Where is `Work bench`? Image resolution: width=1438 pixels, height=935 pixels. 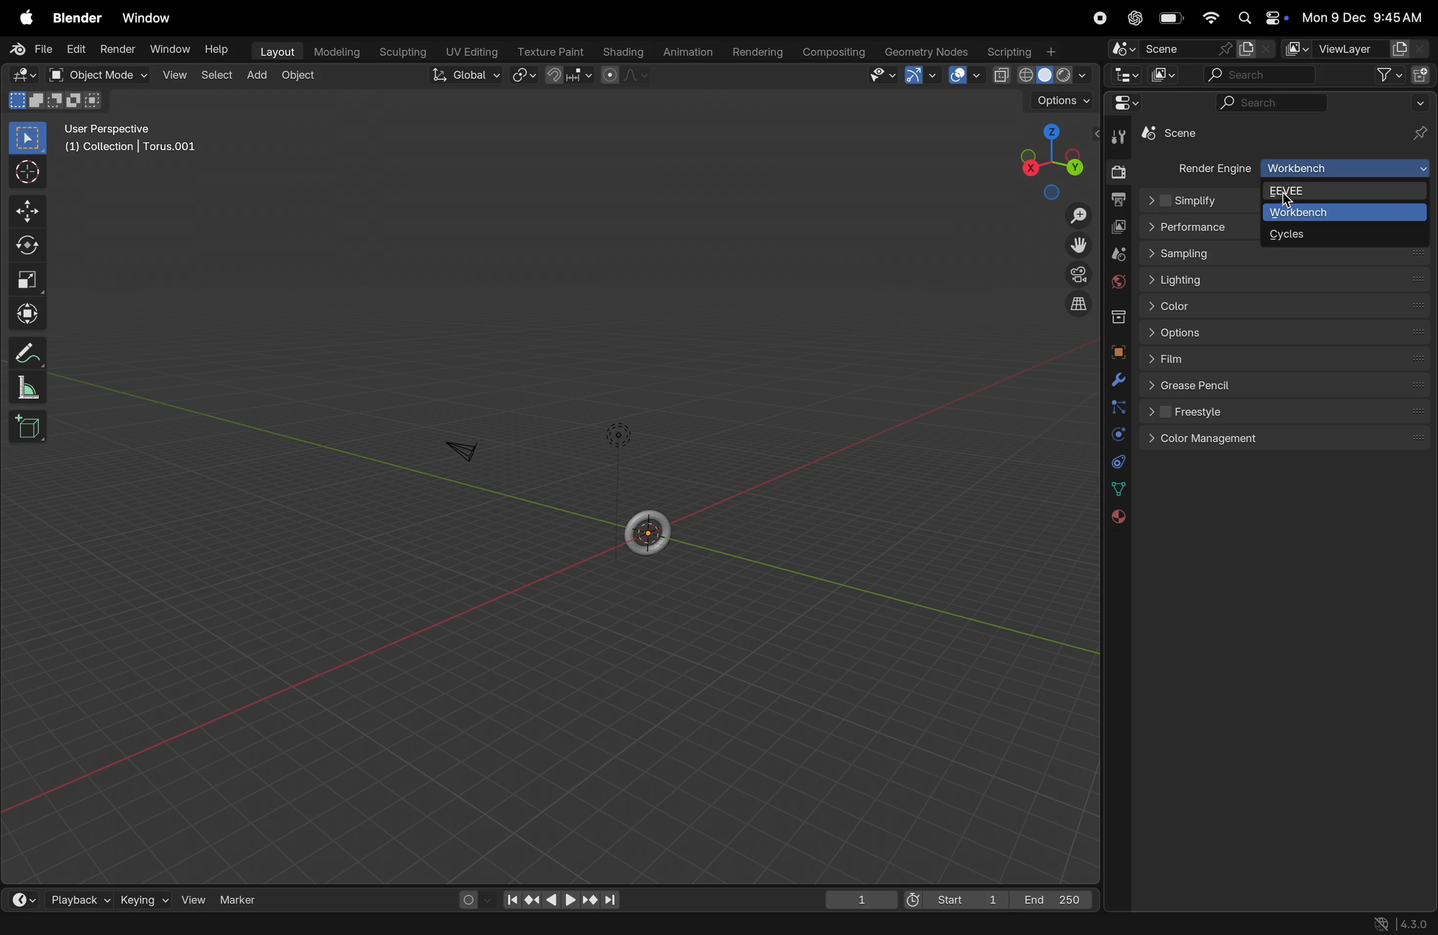 Work bench is located at coordinates (1346, 212).